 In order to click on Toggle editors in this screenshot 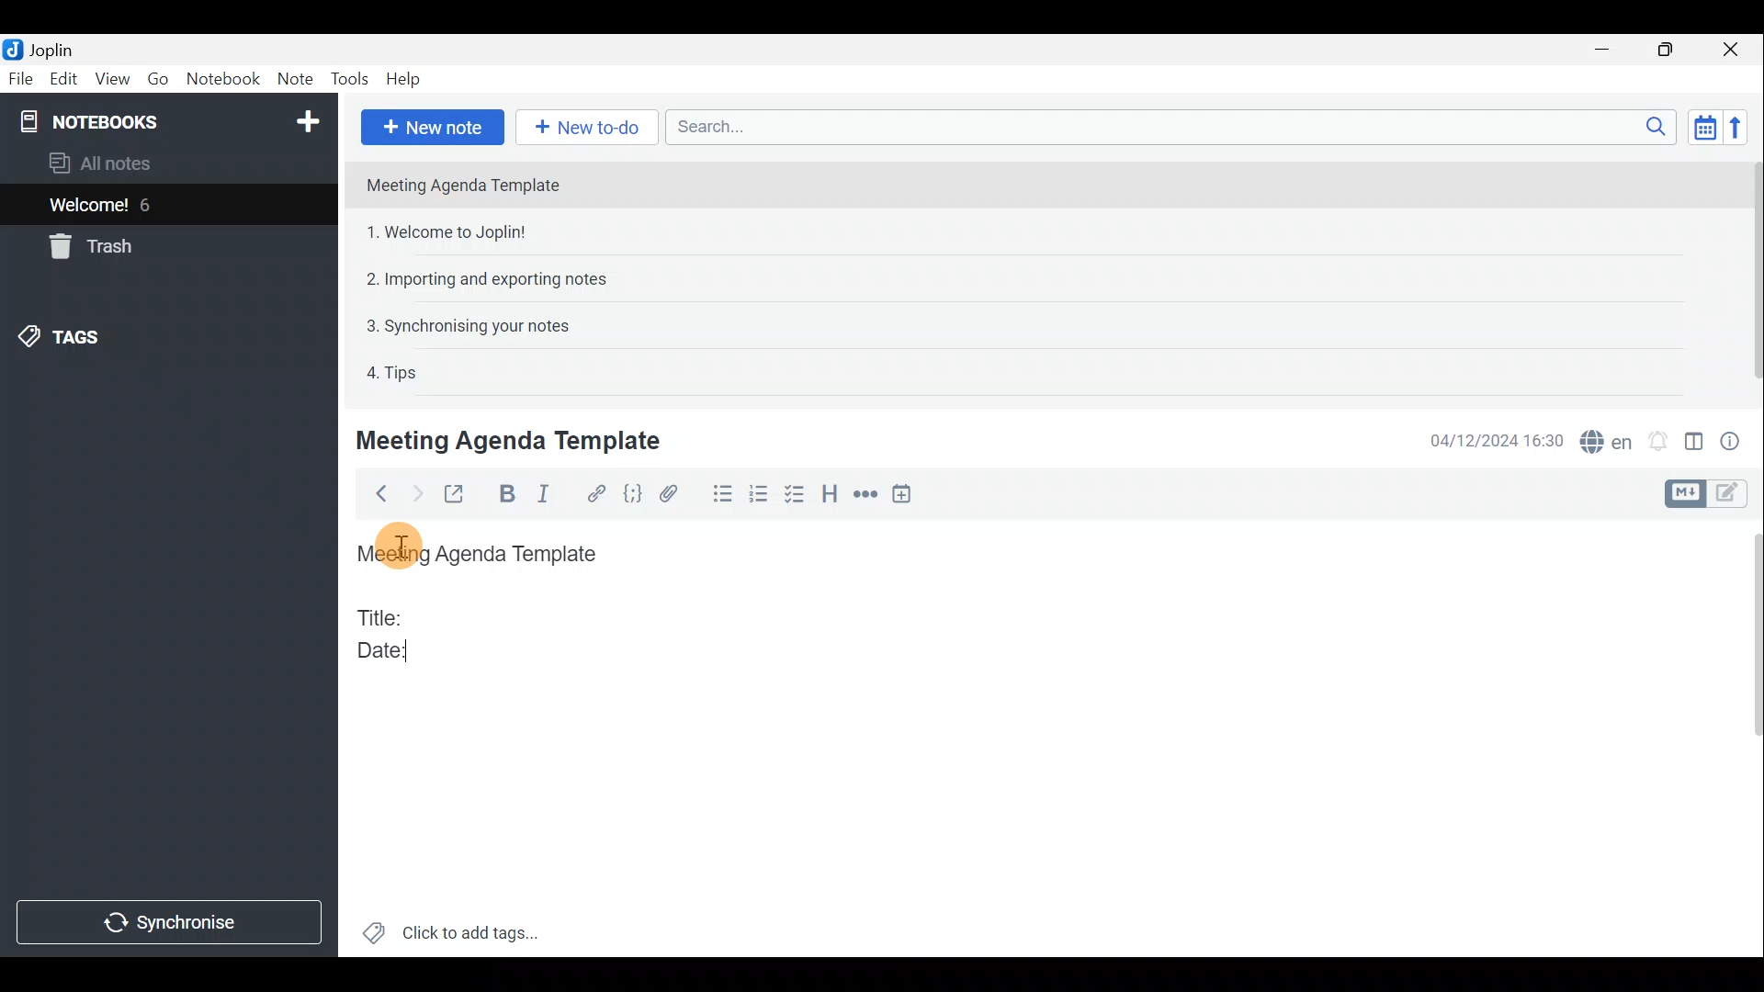, I will do `click(1682, 494)`.